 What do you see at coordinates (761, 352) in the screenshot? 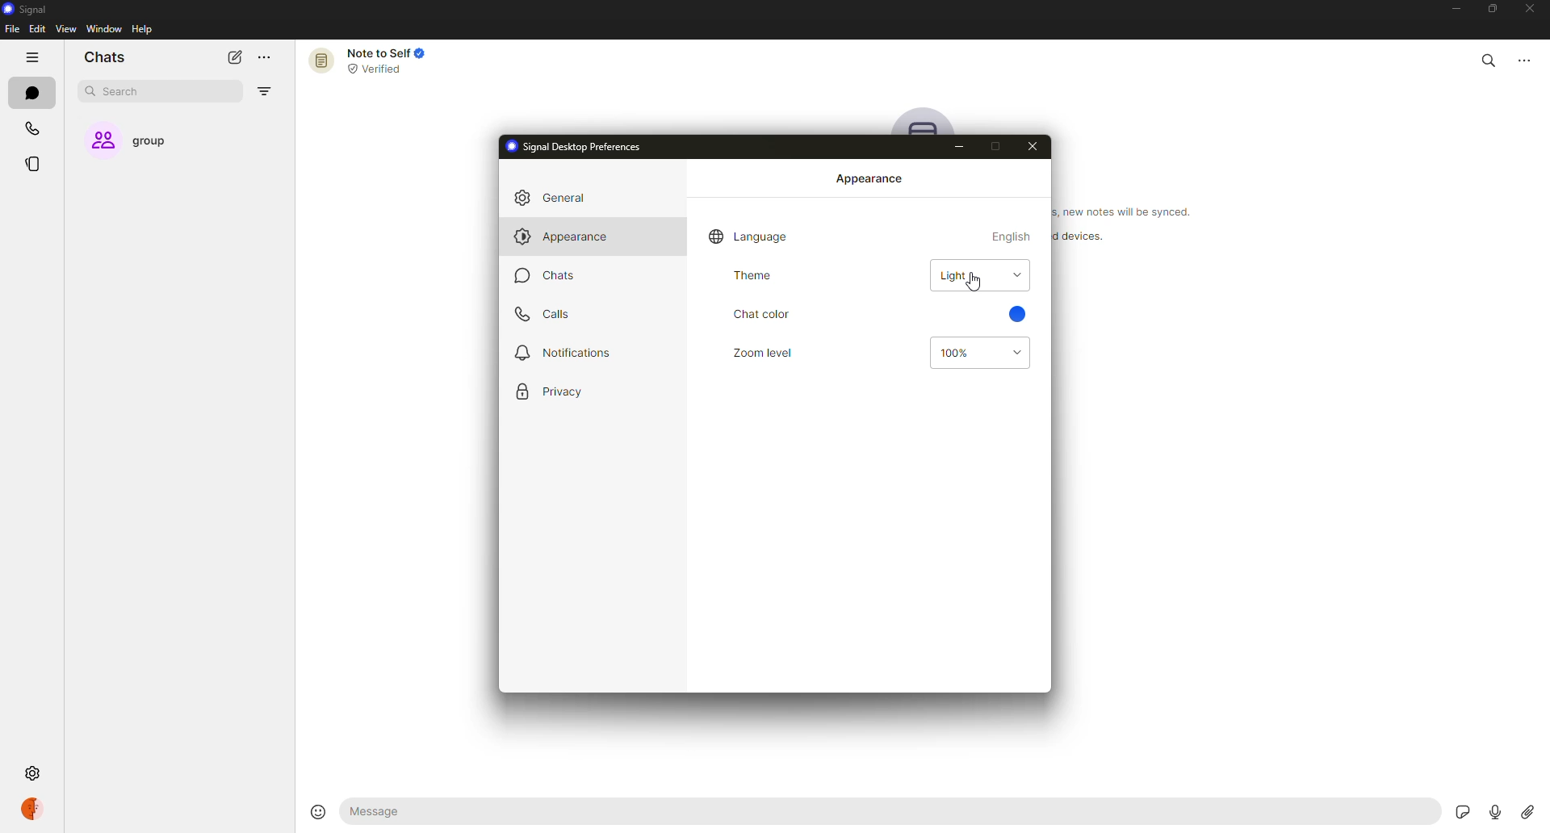
I see `zoom level` at bounding box center [761, 352].